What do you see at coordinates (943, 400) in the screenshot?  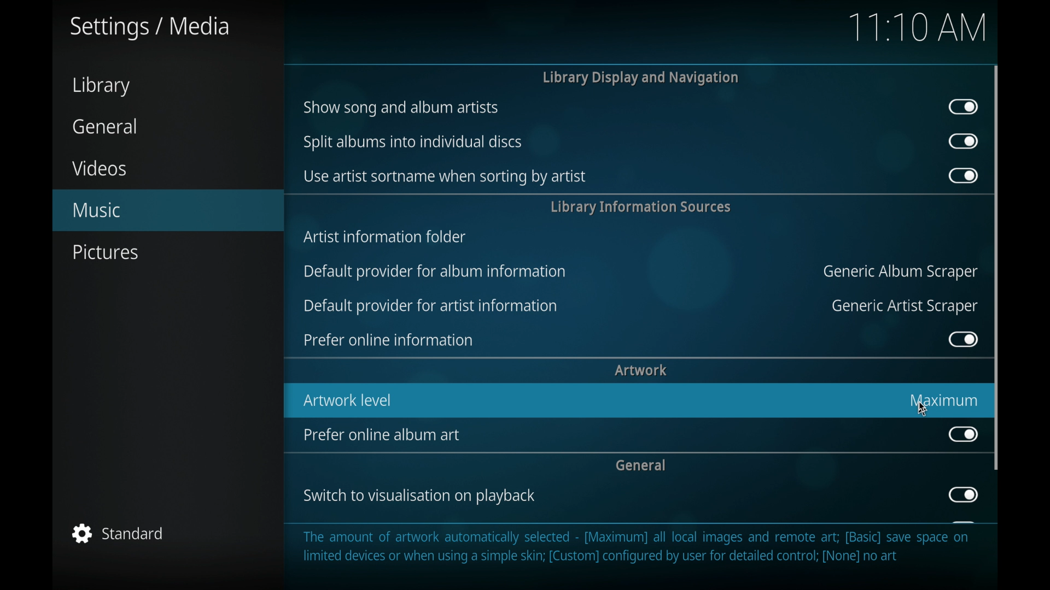 I see `maximum` at bounding box center [943, 400].